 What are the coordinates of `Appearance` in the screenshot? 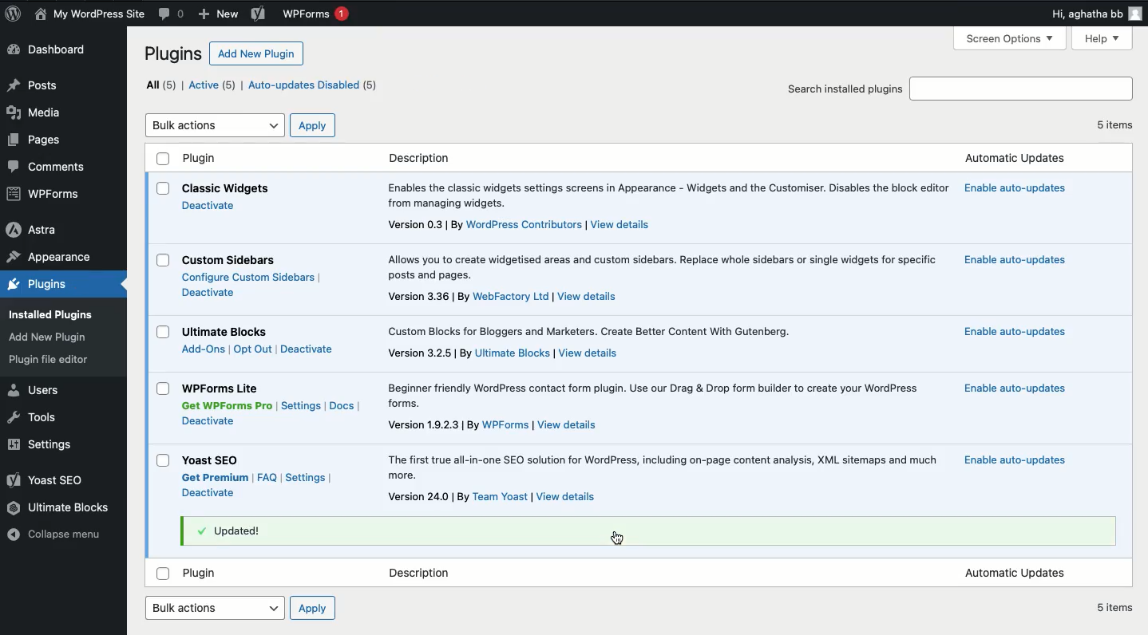 It's located at (47, 258).